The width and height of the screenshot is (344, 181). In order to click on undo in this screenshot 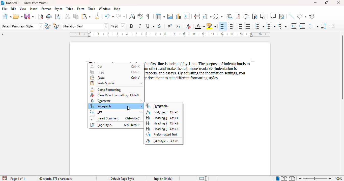, I will do `click(109, 16)`.